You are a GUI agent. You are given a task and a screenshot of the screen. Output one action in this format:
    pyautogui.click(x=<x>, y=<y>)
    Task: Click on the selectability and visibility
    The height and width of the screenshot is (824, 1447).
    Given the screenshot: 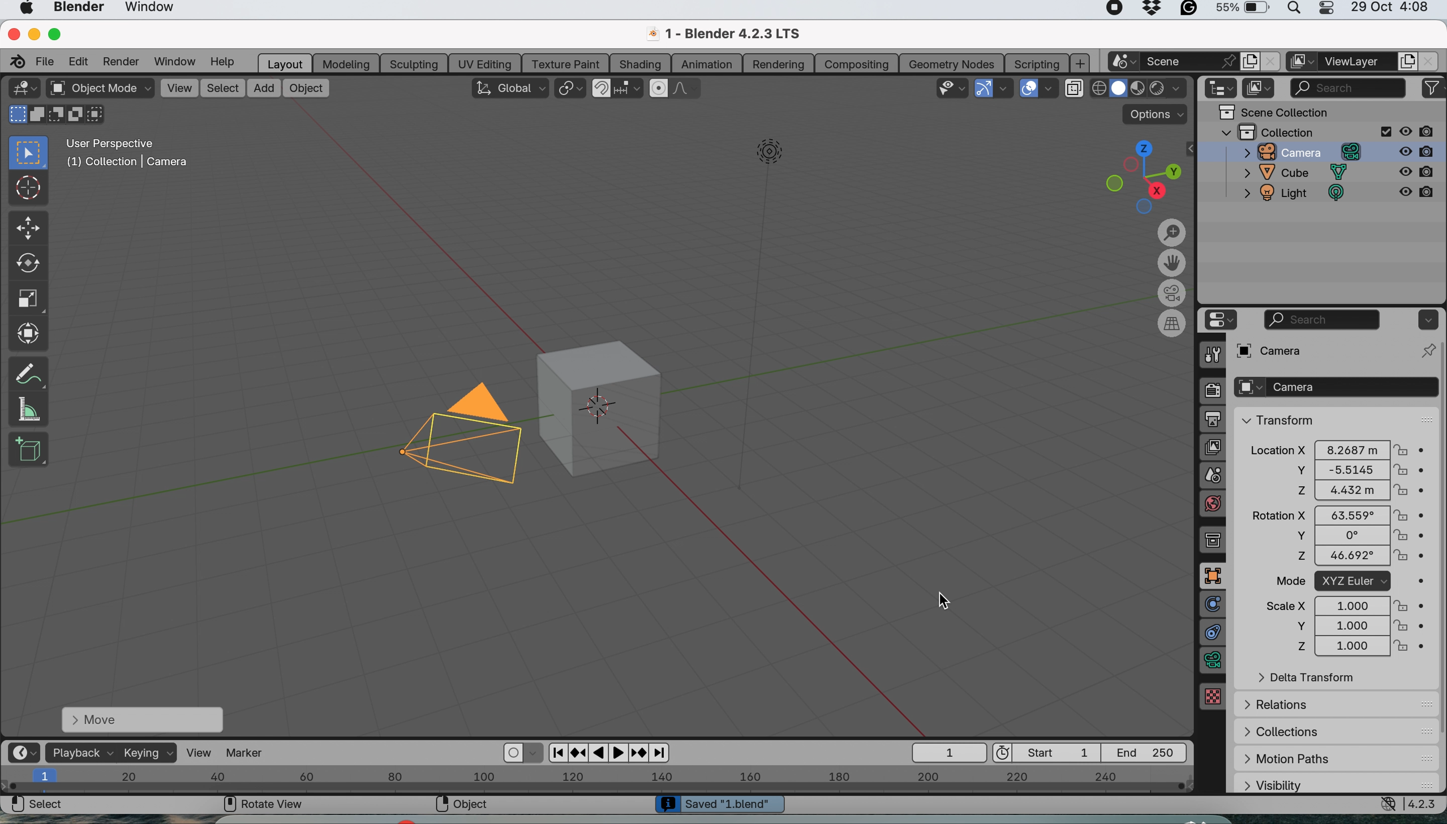 What is the action you would take?
    pyautogui.click(x=953, y=87)
    